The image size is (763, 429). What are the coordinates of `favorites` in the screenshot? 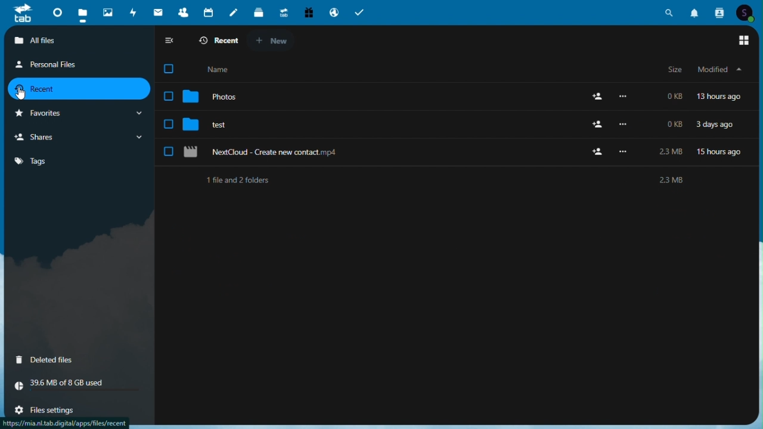 It's located at (77, 113).